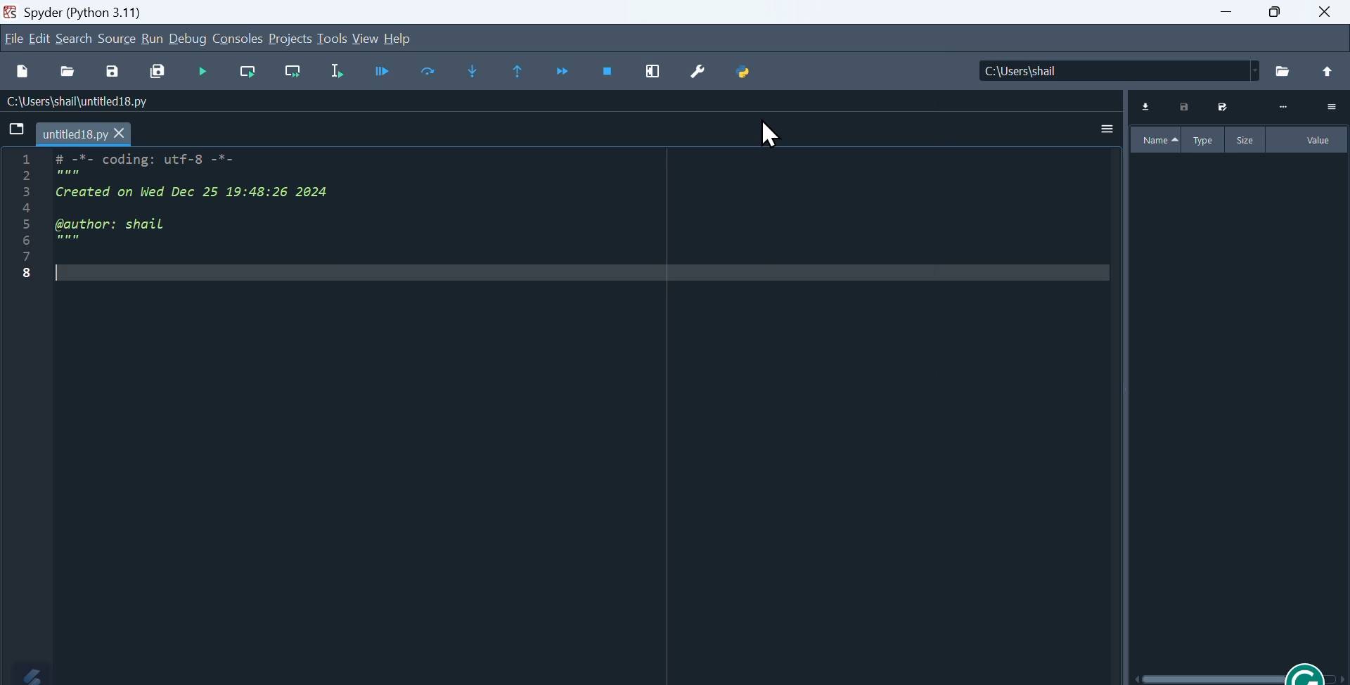 The height and width of the screenshot is (685, 1350). Describe the element at coordinates (754, 72) in the screenshot. I see `Python path manager` at that location.